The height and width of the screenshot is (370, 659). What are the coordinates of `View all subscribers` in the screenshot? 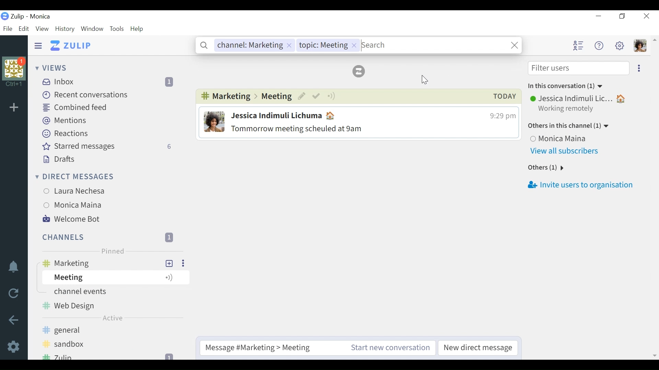 It's located at (564, 151).